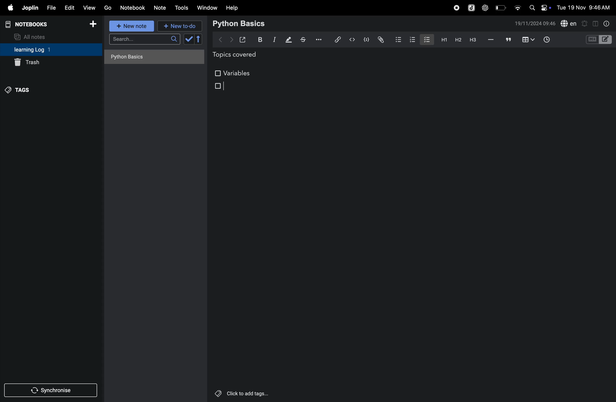 This screenshot has width=616, height=402. Describe the element at coordinates (317, 39) in the screenshot. I see `options` at that location.